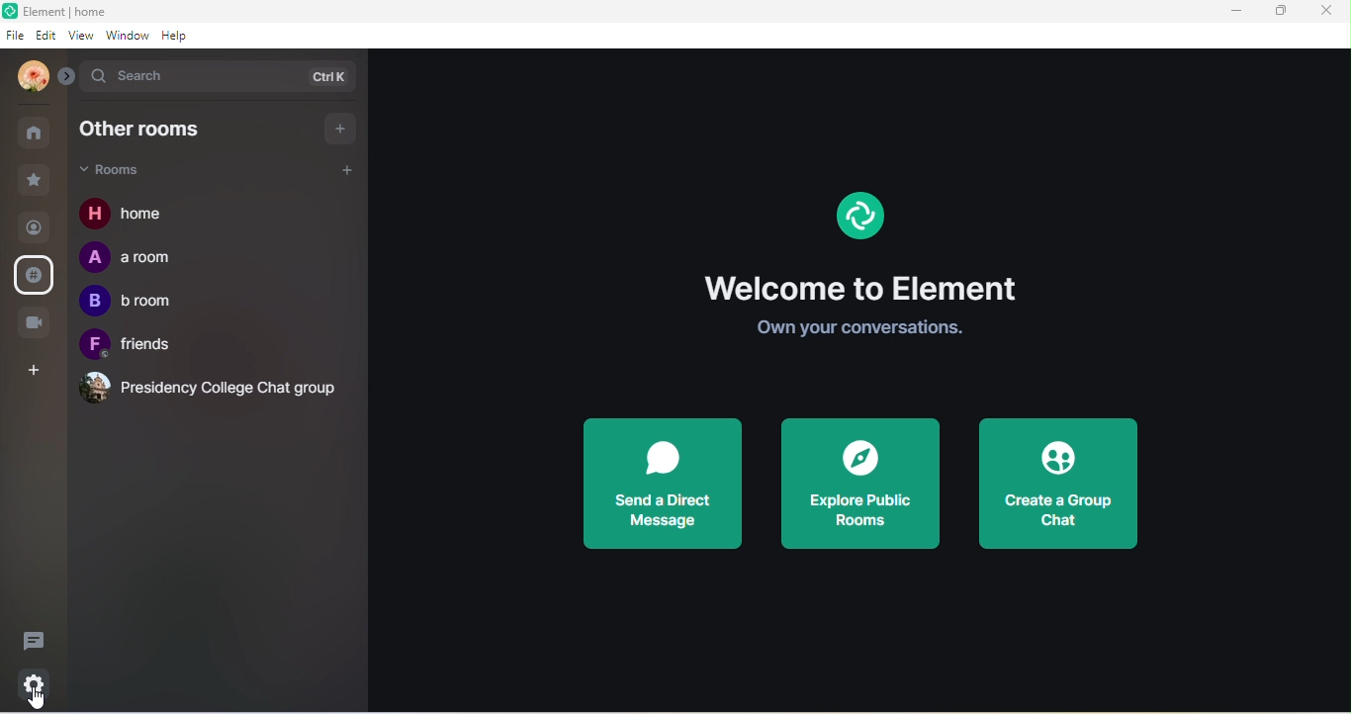  I want to click on rooms, so click(128, 172).